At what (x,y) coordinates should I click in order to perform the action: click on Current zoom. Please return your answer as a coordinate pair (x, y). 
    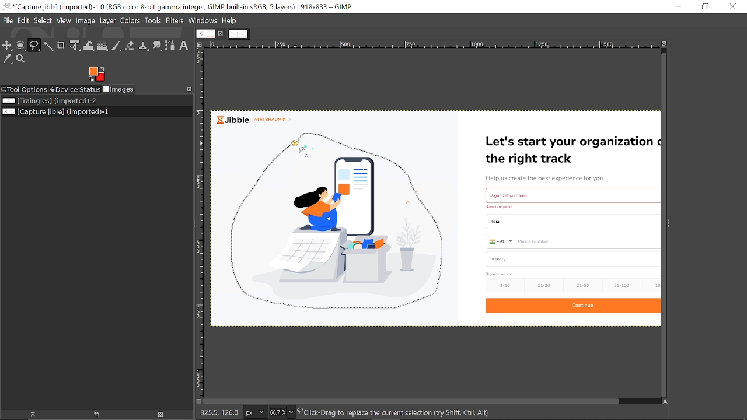
    Looking at the image, I should click on (276, 412).